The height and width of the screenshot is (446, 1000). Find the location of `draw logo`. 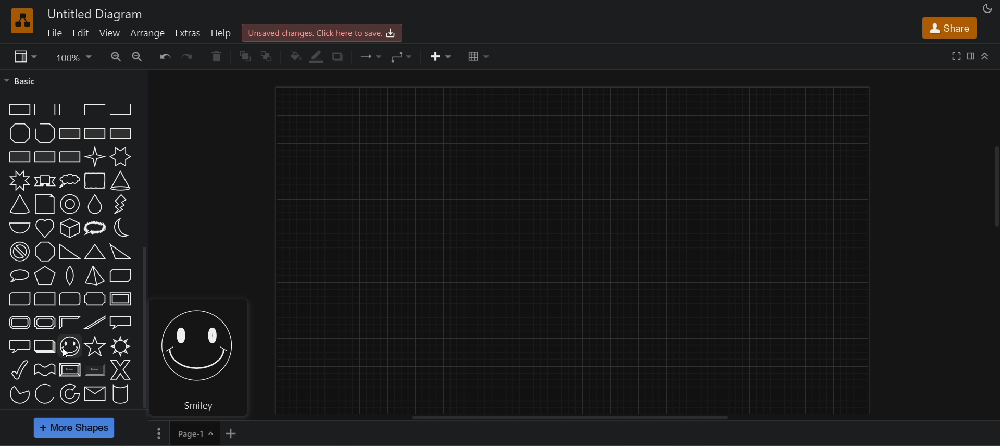

draw logo is located at coordinates (20, 19).